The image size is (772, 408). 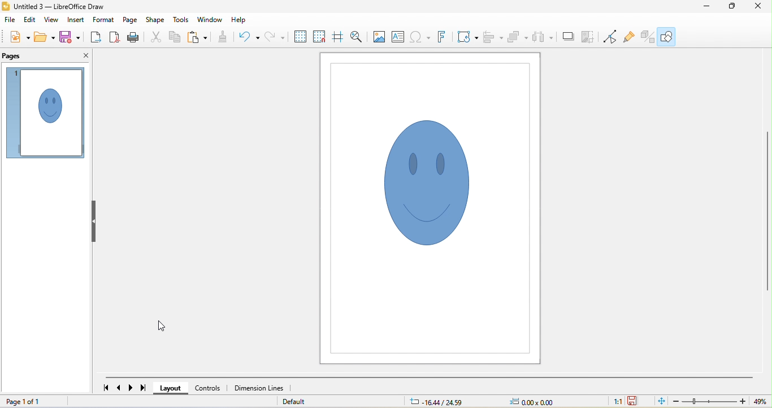 I want to click on align objects, so click(x=493, y=38).